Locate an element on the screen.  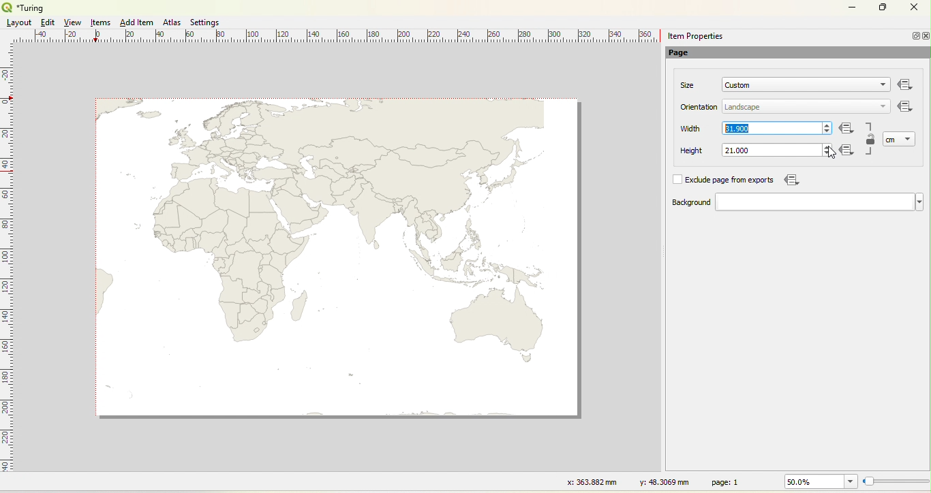
cm is located at coordinates (891, 140).